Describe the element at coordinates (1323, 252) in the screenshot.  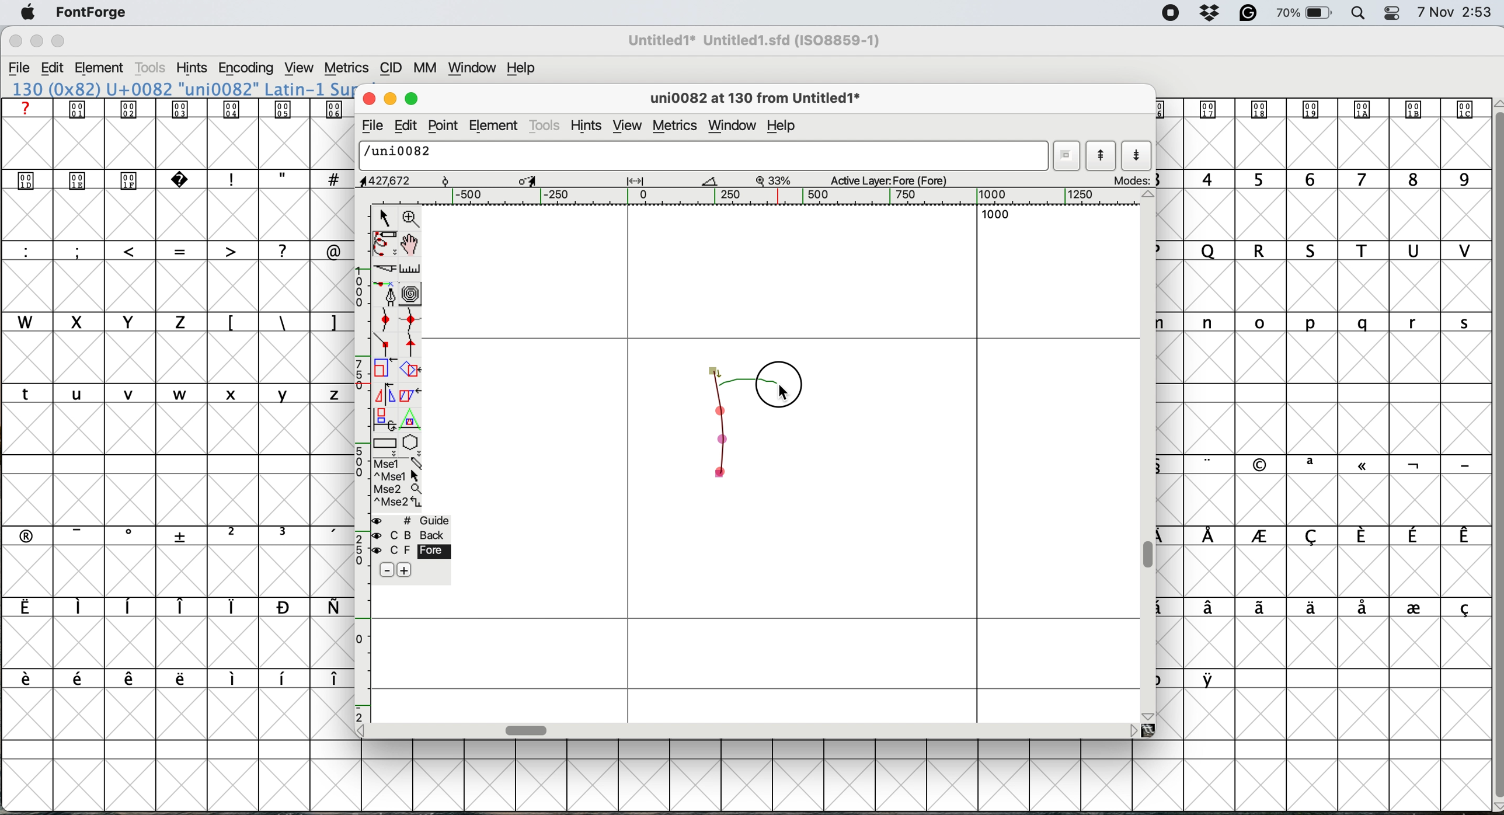
I see `uppercase letters` at that location.